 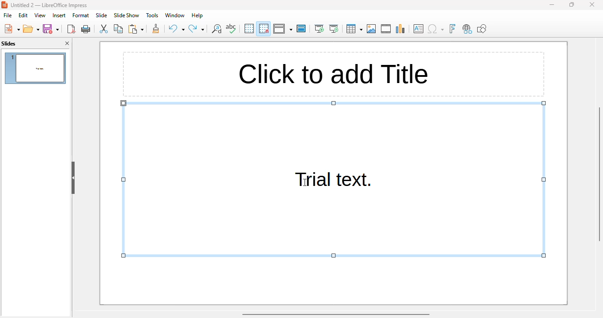 I want to click on maximize, so click(x=573, y=4).